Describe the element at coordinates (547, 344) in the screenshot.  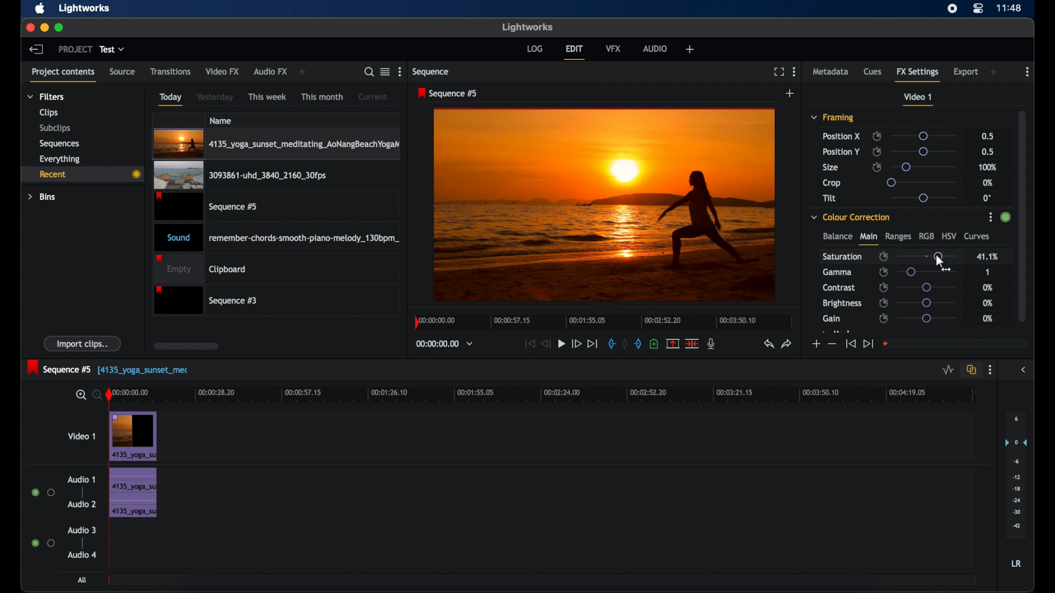
I see `rewind` at that location.